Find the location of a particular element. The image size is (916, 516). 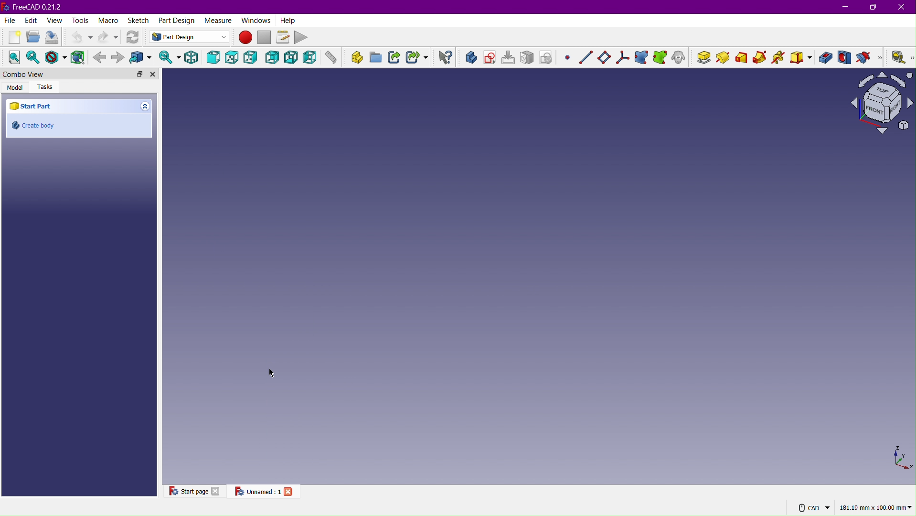

Expand is located at coordinates (137, 75).